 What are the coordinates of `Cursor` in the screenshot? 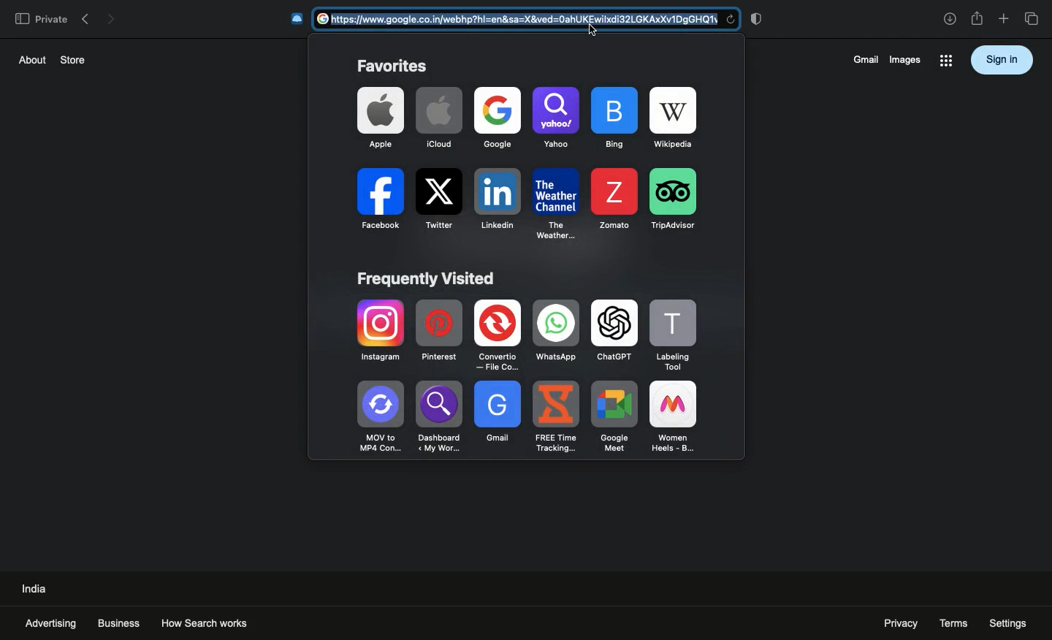 It's located at (593, 28).